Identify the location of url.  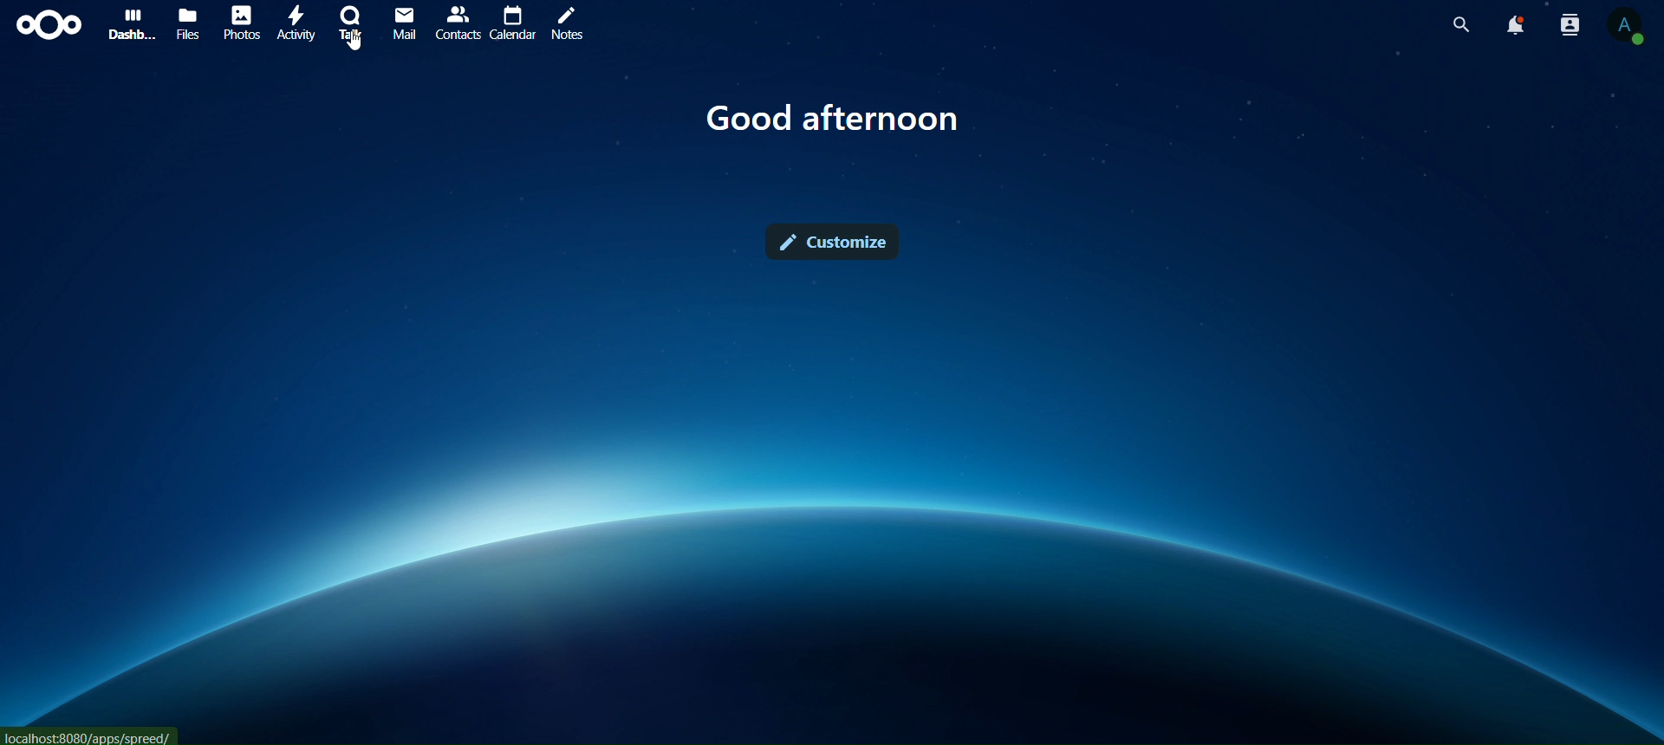
(89, 735).